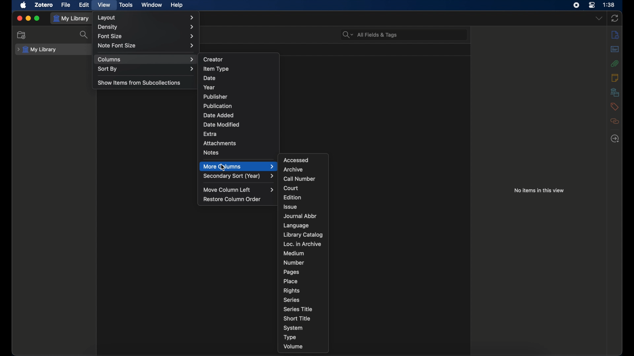  What do you see at coordinates (28, 18) in the screenshot?
I see `minimize` at bounding box center [28, 18].